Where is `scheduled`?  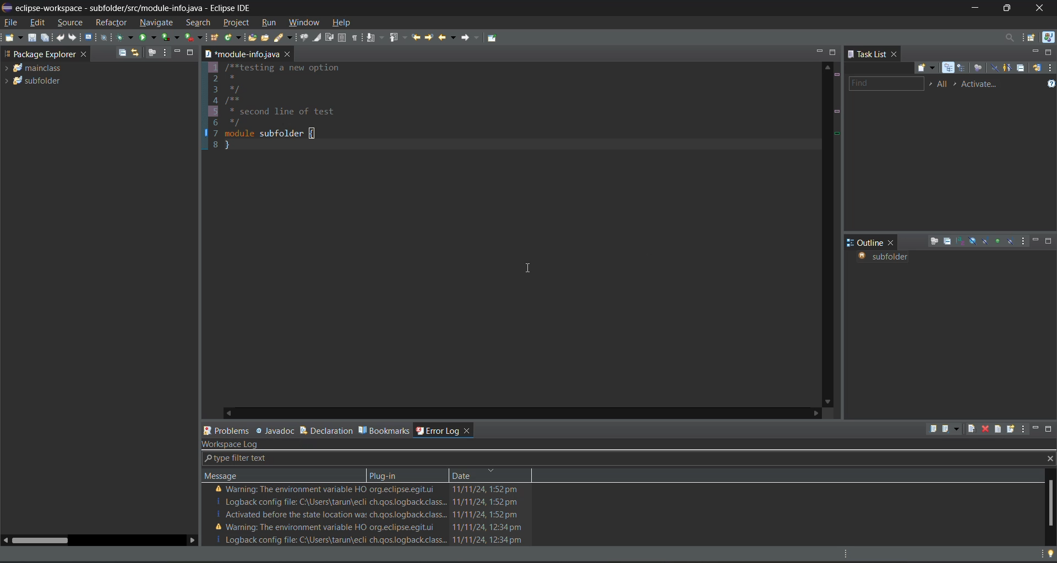 scheduled is located at coordinates (963, 69).